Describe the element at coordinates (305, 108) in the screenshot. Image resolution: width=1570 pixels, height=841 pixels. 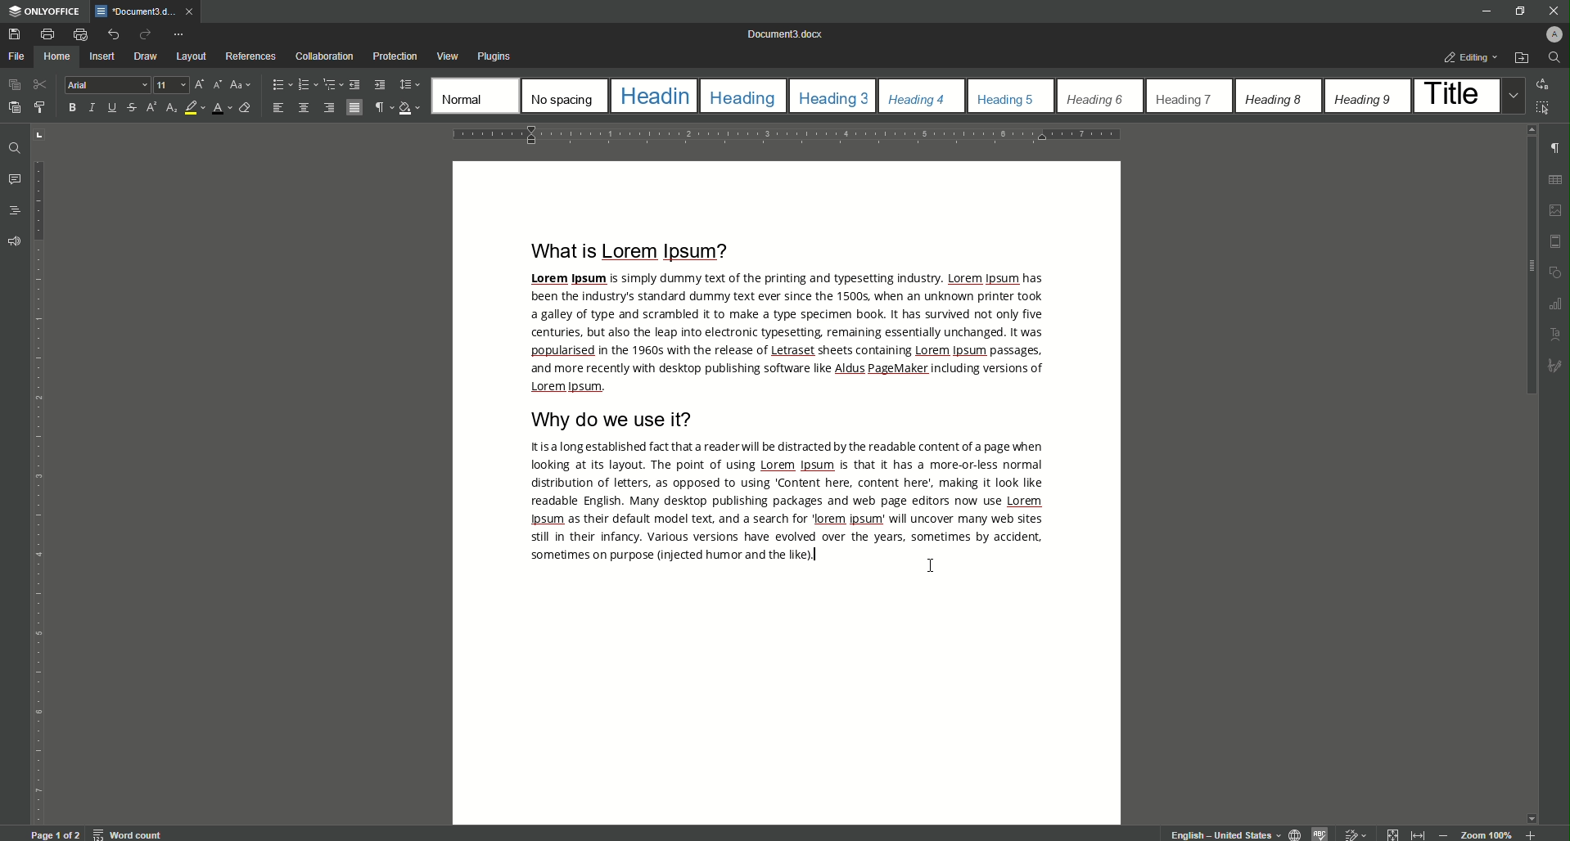
I see `Align Center` at that location.